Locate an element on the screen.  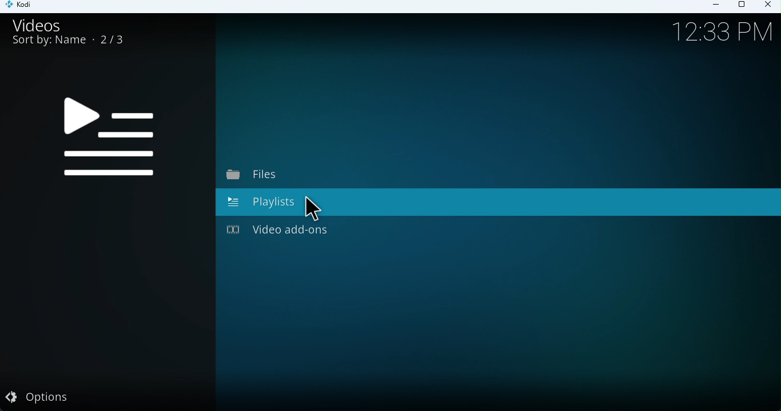
Close is located at coordinates (770, 7).